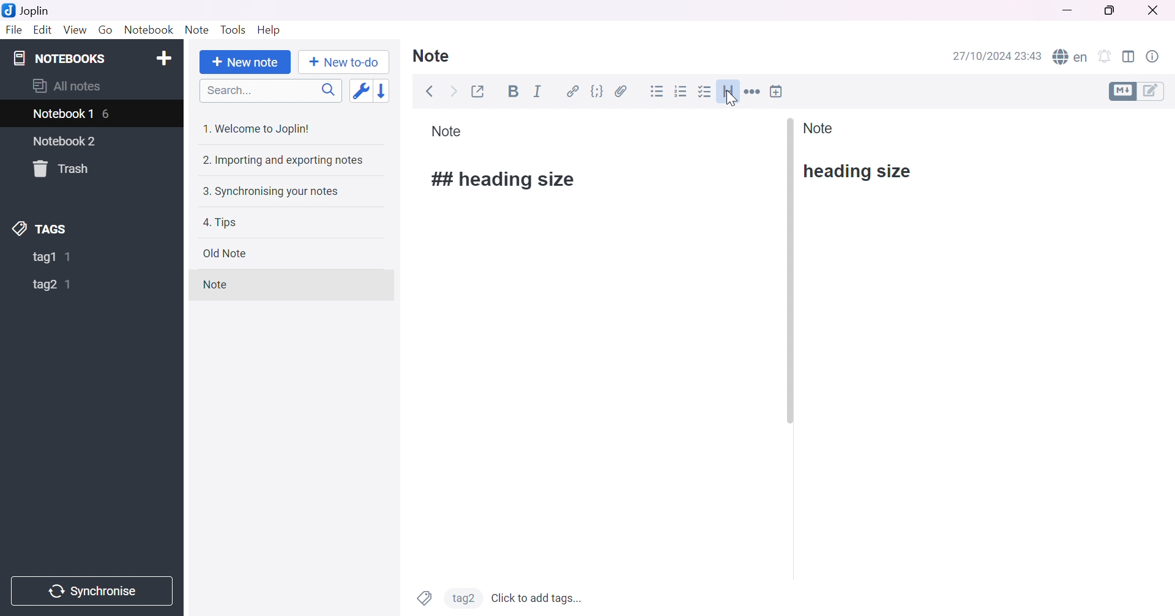  I want to click on Note properties, so click(1154, 57).